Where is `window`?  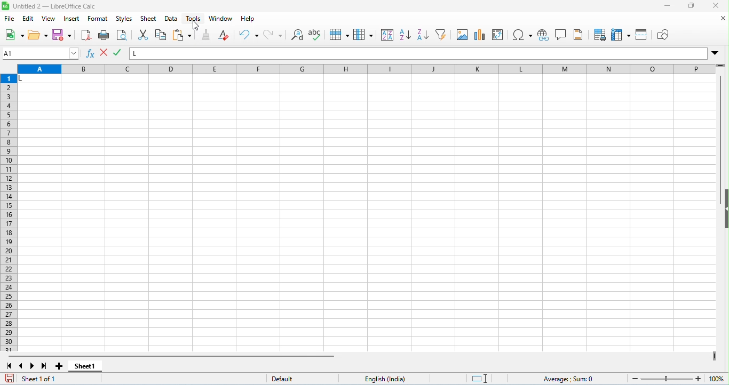 window is located at coordinates (220, 19).